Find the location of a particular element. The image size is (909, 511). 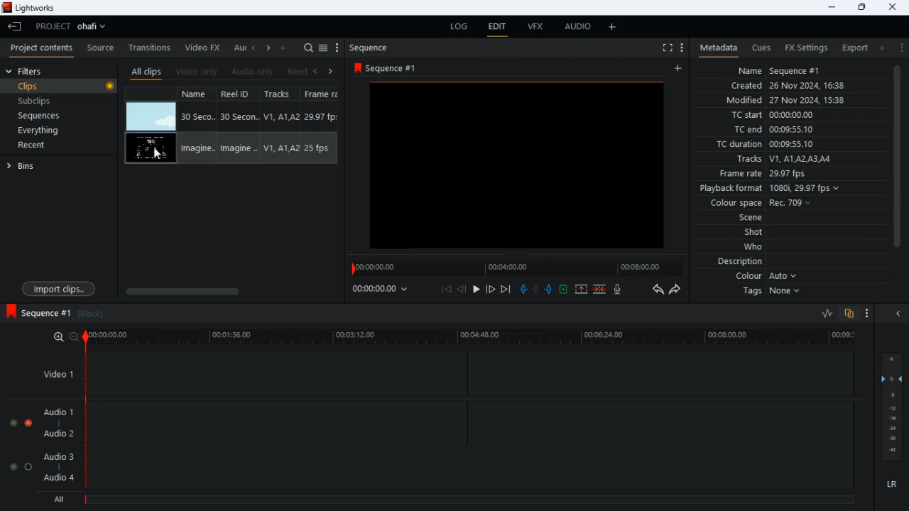

tc duration is located at coordinates (763, 144).